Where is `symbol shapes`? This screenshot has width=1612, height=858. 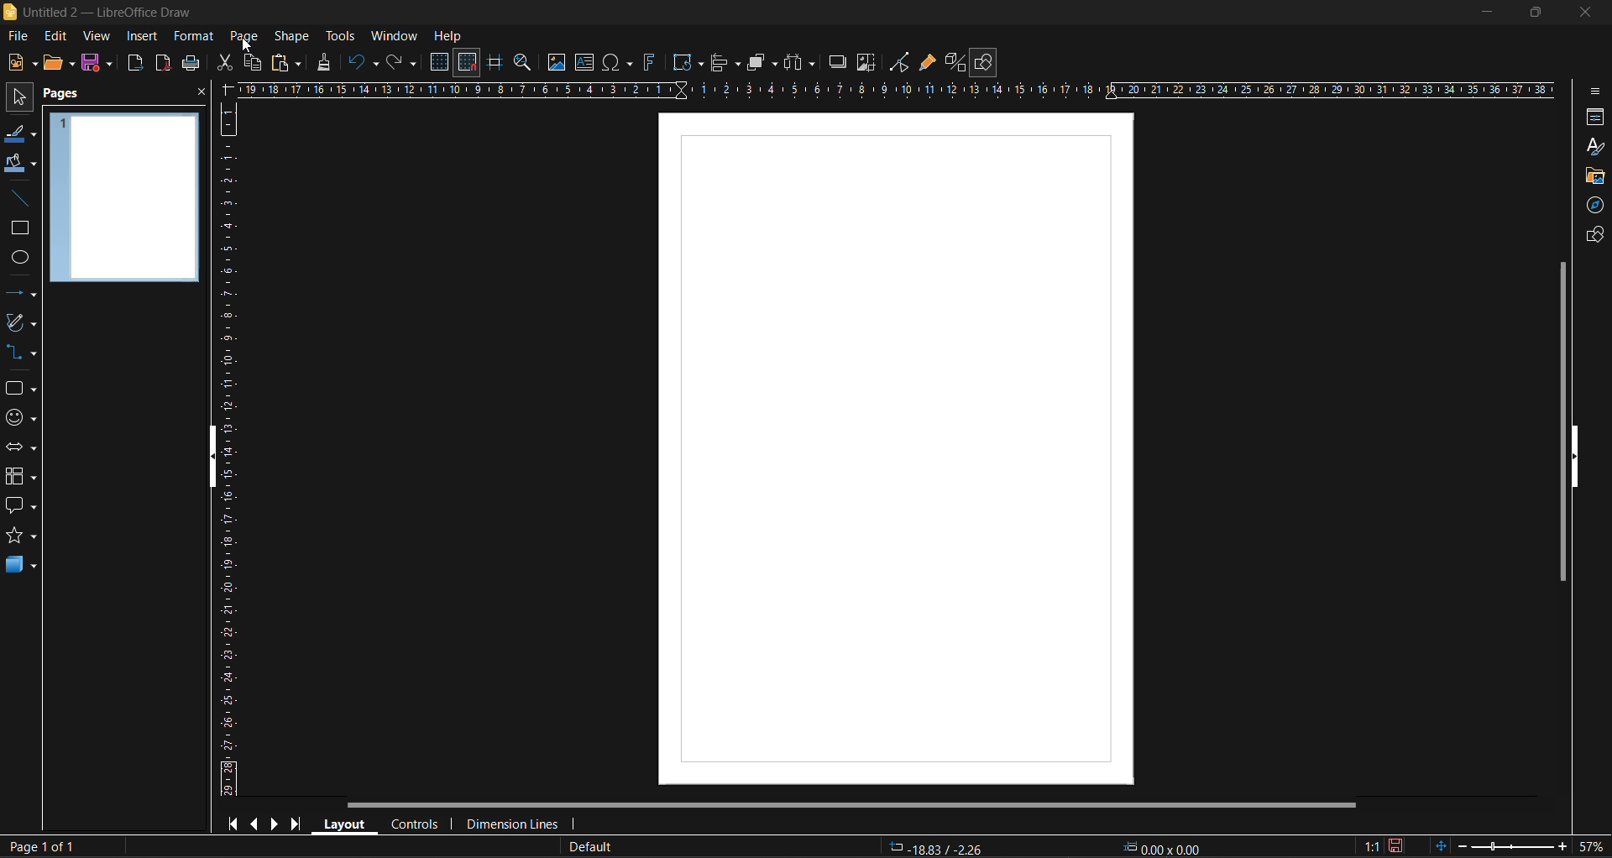
symbol shapes is located at coordinates (22, 420).